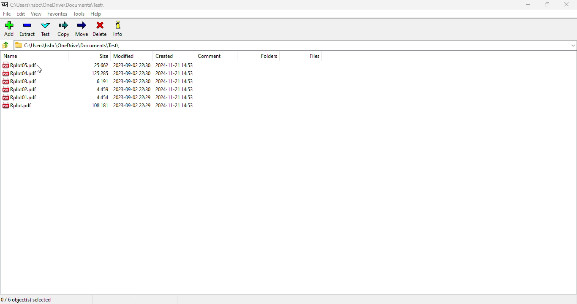  Describe the element at coordinates (133, 89) in the screenshot. I see `modified date & time` at that location.